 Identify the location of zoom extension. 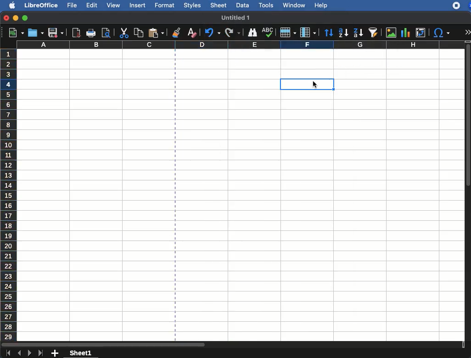
(468, 6).